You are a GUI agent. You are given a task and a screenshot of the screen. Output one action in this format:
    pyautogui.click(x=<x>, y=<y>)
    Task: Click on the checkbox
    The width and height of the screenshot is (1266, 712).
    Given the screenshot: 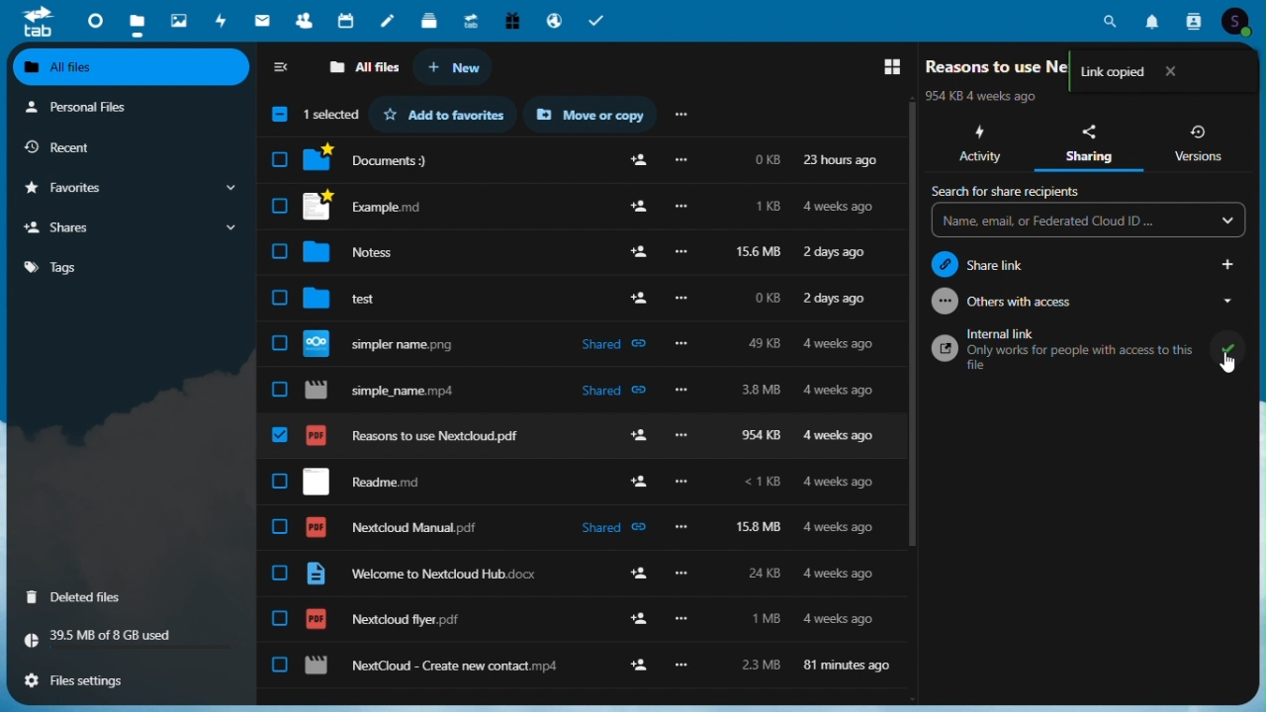 What is the action you would take?
    pyautogui.click(x=280, y=250)
    